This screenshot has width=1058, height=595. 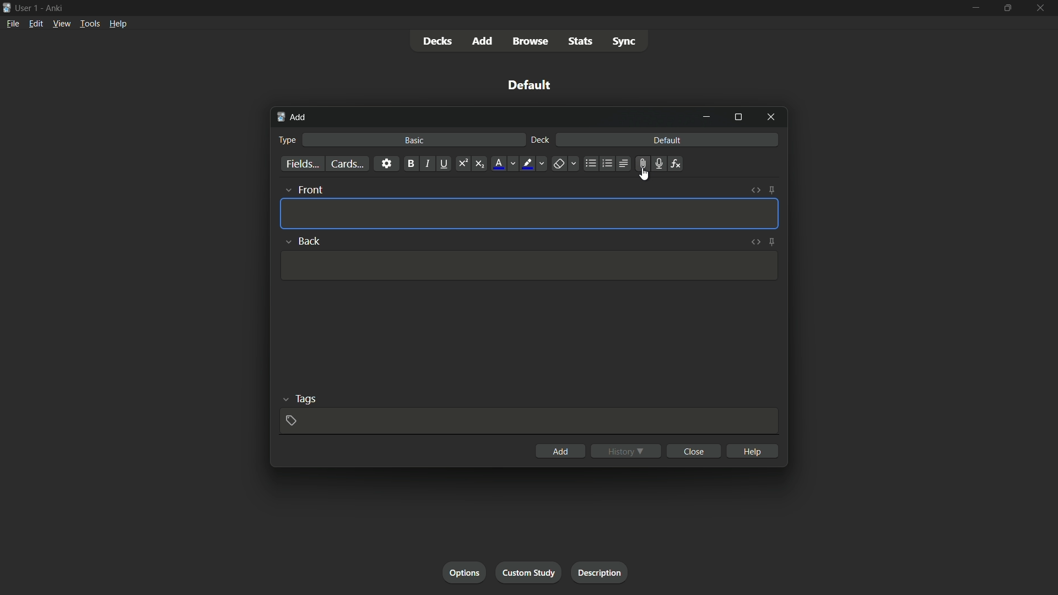 I want to click on settings, so click(x=386, y=164).